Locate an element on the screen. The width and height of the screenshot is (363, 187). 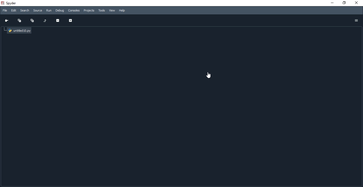
View is located at coordinates (111, 10).